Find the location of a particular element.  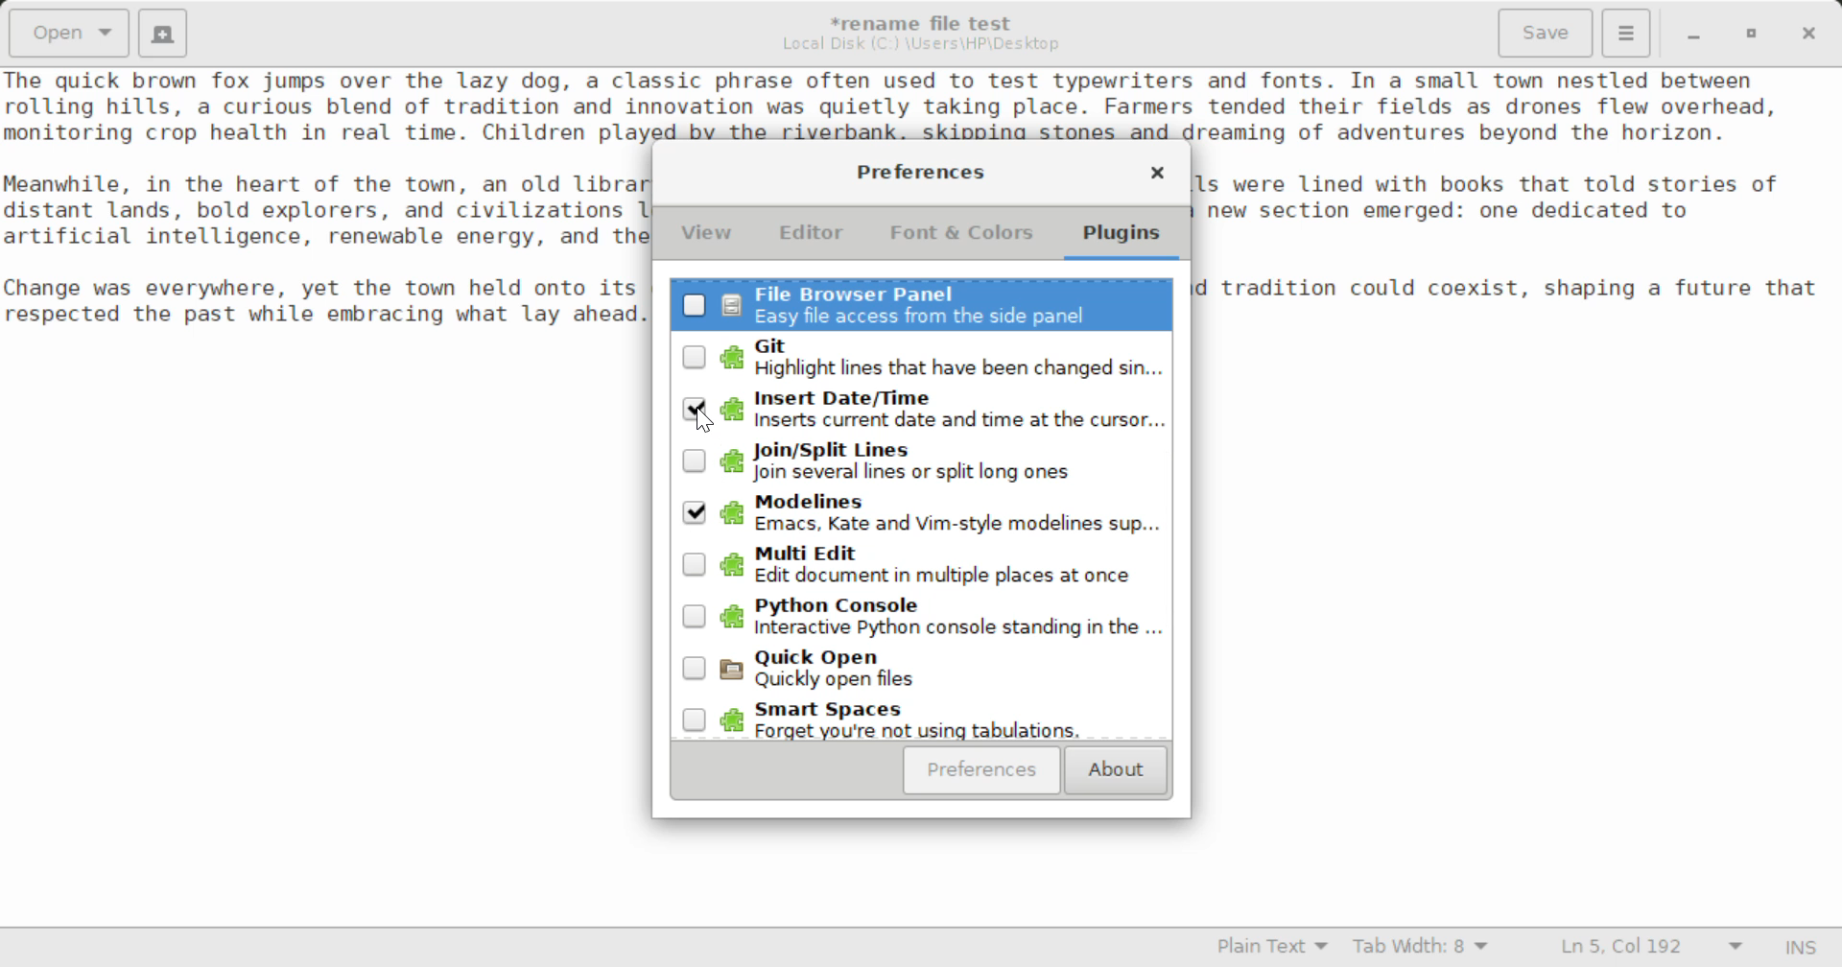

Font & Colors Tab is located at coordinates (961, 240).